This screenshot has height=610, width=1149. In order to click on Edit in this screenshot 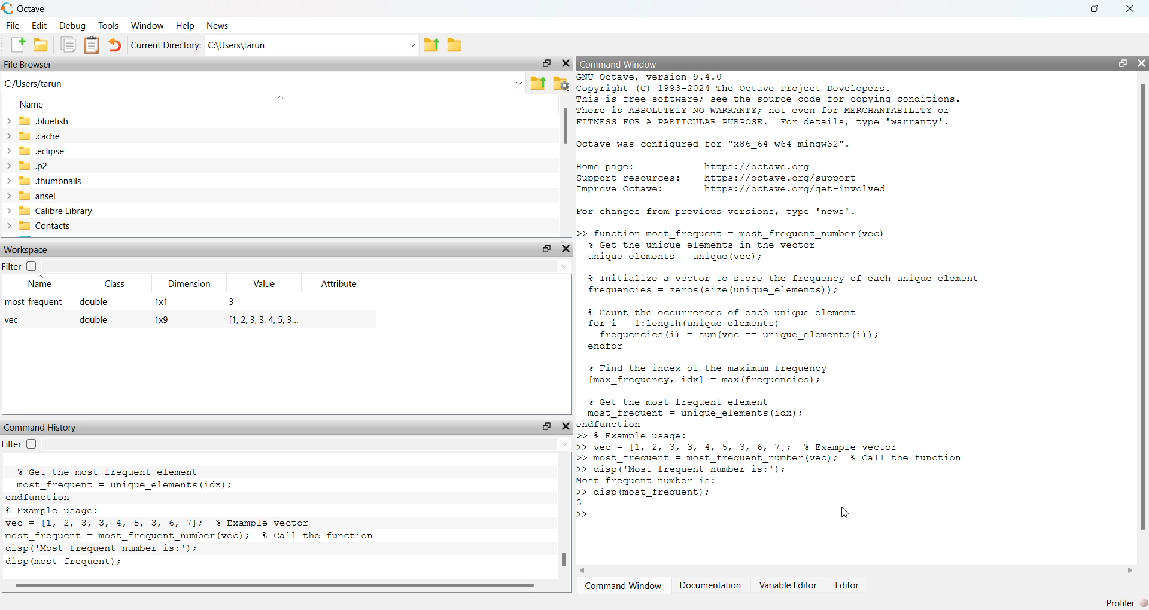, I will do `click(39, 25)`.